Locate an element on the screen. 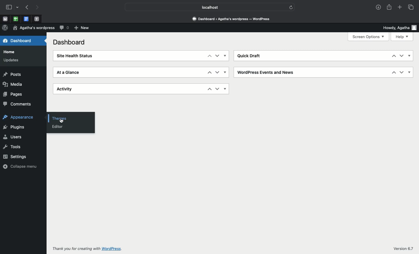  Down is located at coordinates (217, 56).